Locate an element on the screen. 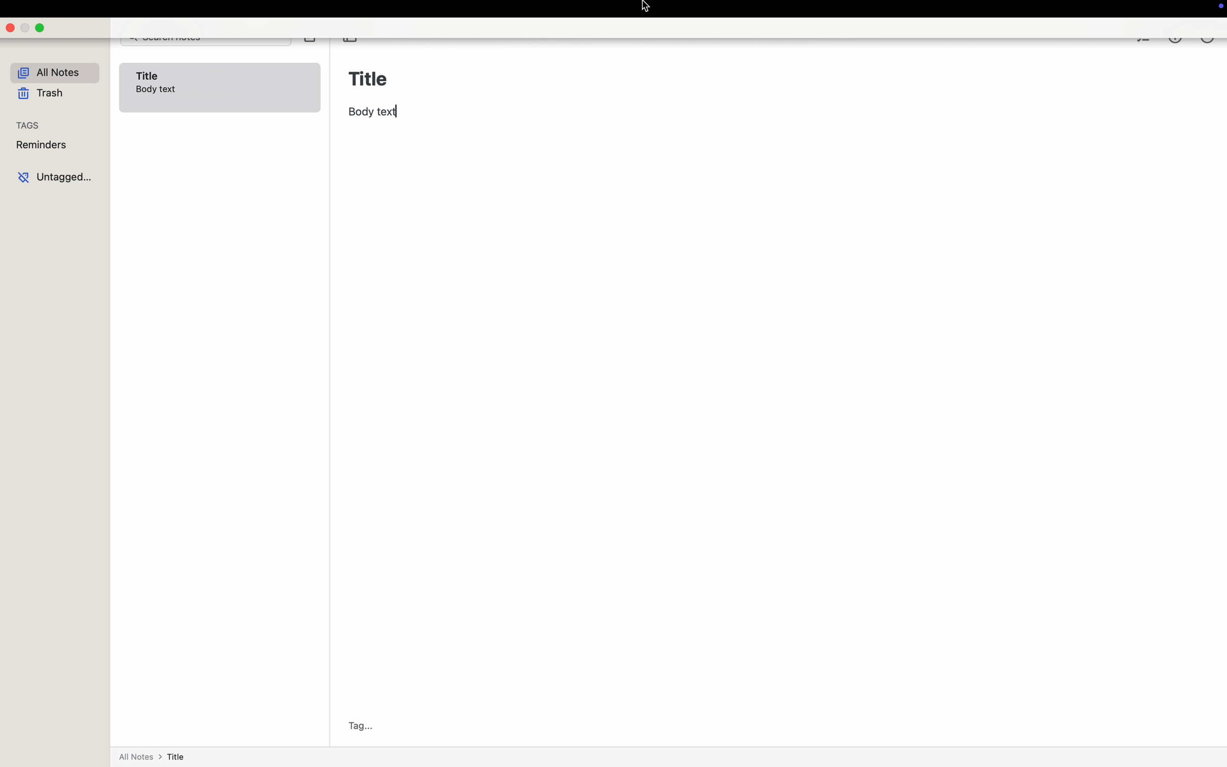 Image resolution: width=1227 pixels, height=767 pixels. all notes > title is located at coordinates (156, 749).